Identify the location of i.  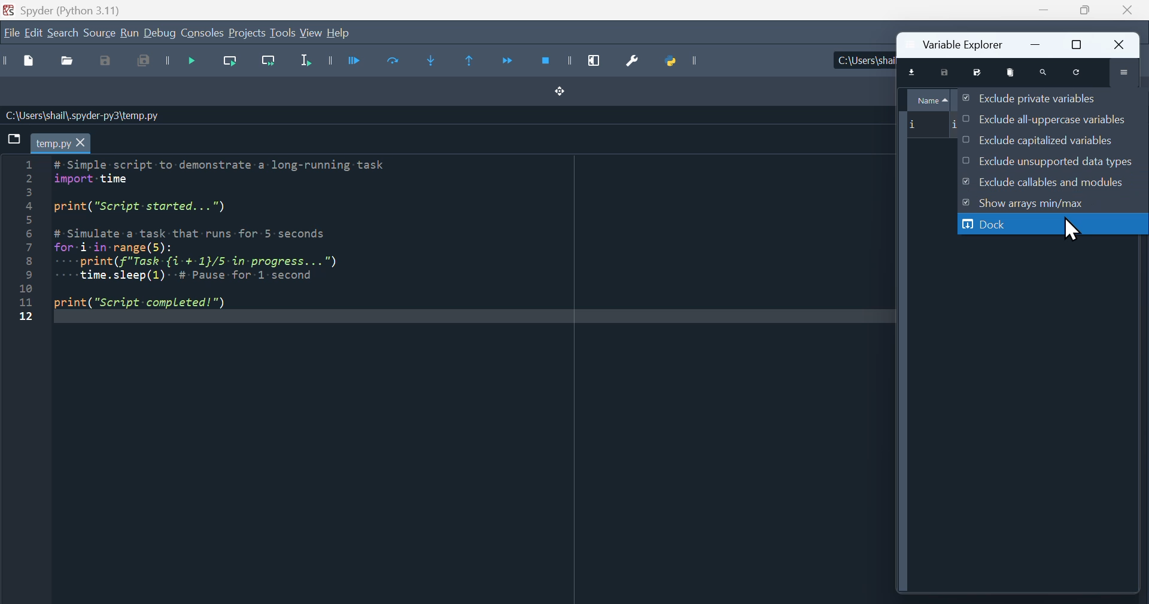
(923, 125).